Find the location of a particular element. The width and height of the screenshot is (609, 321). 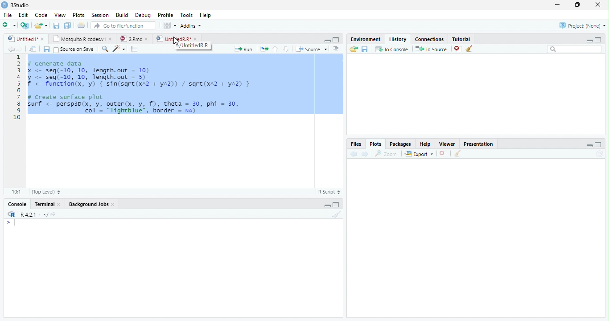

View is located at coordinates (60, 15).